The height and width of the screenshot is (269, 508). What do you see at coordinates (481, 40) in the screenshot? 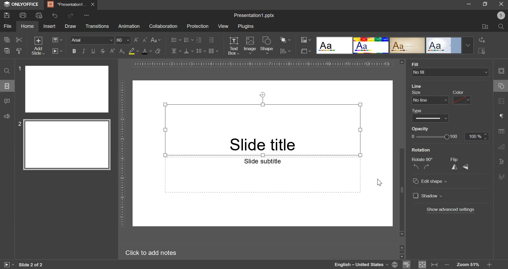
I see `replace` at bounding box center [481, 40].